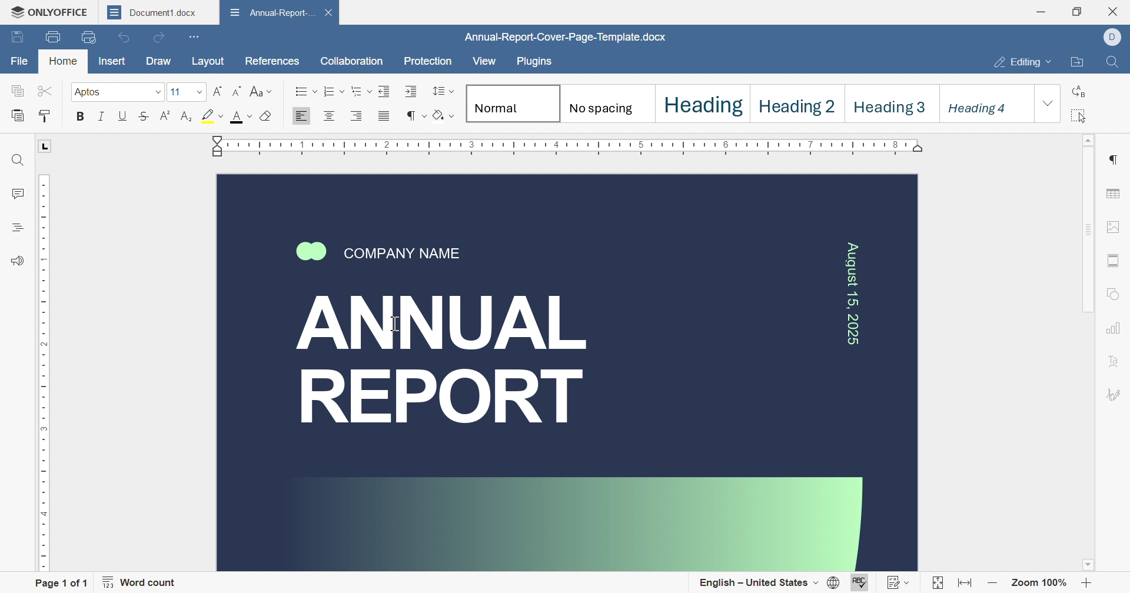 This screenshot has height=593, width=1130. What do you see at coordinates (1116, 294) in the screenshot?
I see `shape settings` at bounding box center [1116, 294].